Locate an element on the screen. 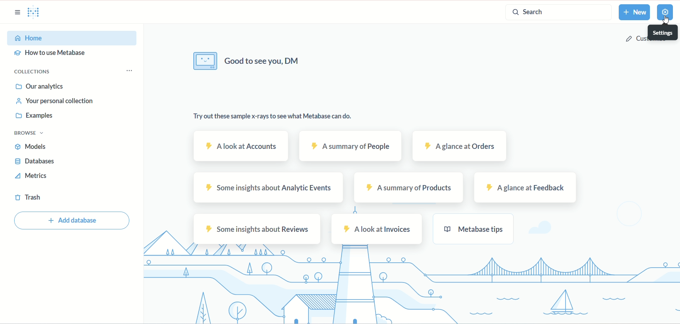 The width and height of the screenshot is (680, 324). logo is located at coordinates (37, 14).